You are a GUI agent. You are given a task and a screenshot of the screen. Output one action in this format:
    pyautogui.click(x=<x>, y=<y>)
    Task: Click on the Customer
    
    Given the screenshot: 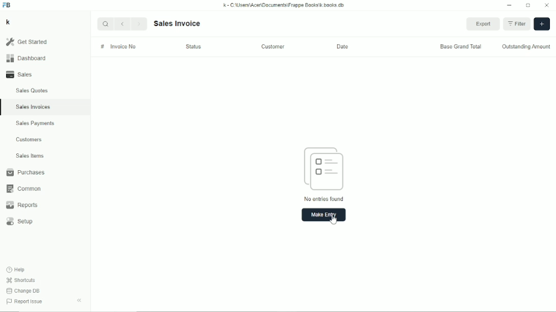 What is the action you would take?
    pyautogui.click(x=274, y=46)
    